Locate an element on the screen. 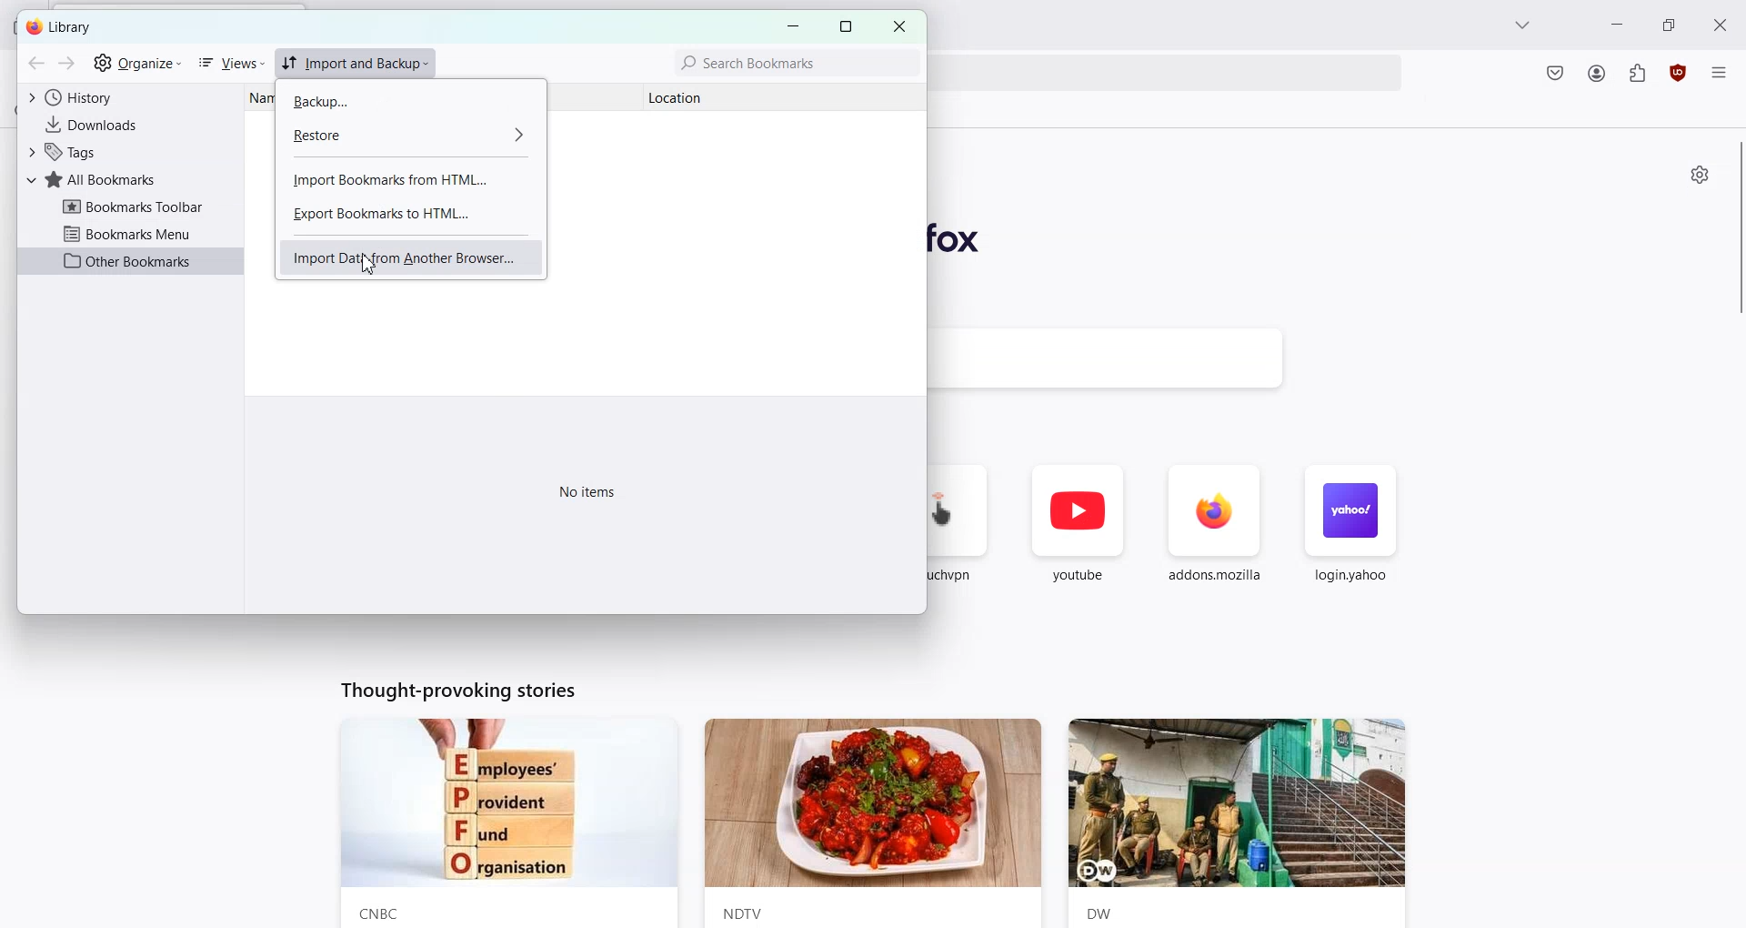  Organize is located at coordinates (137, 64).